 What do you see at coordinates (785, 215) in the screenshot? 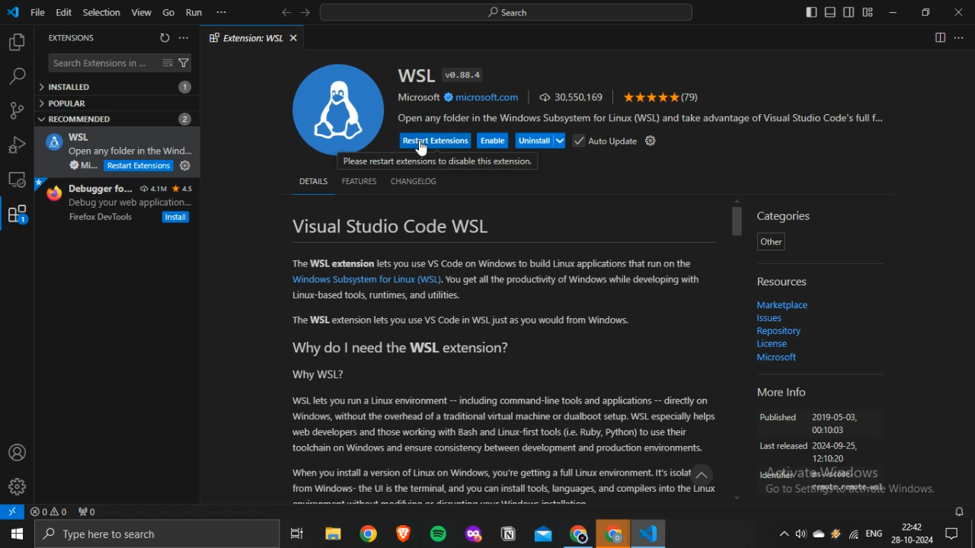
I see `Categories` at bounding box center [785, 215].